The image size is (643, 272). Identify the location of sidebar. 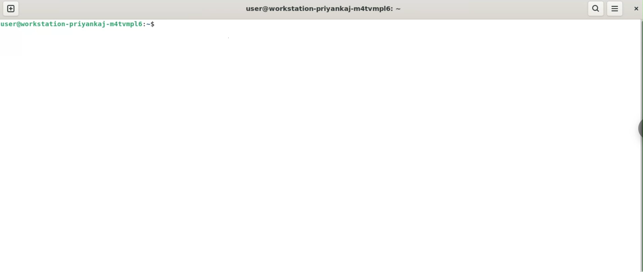
(638, 129).